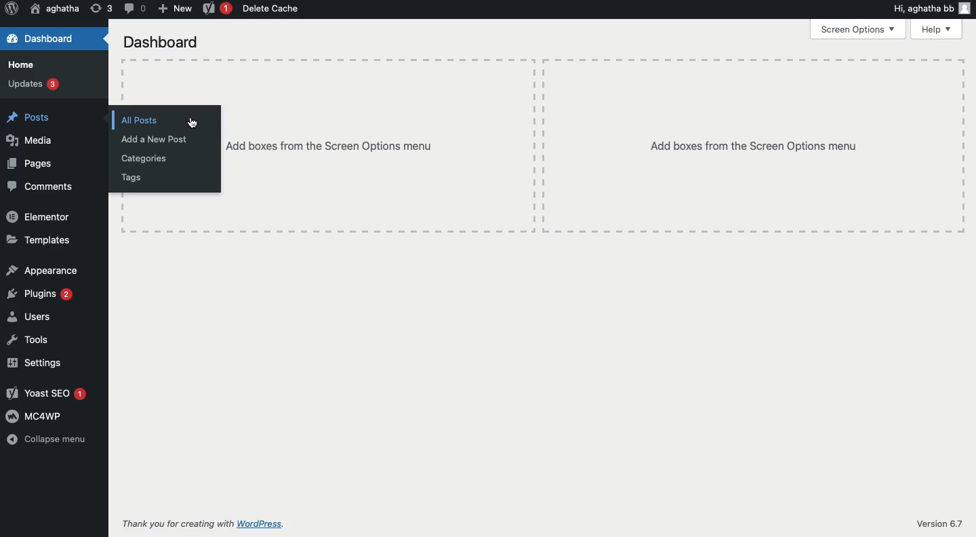 Image resolution: width=976 pixels, height=537 pixels. I want to click on Home, so click(19, 64).